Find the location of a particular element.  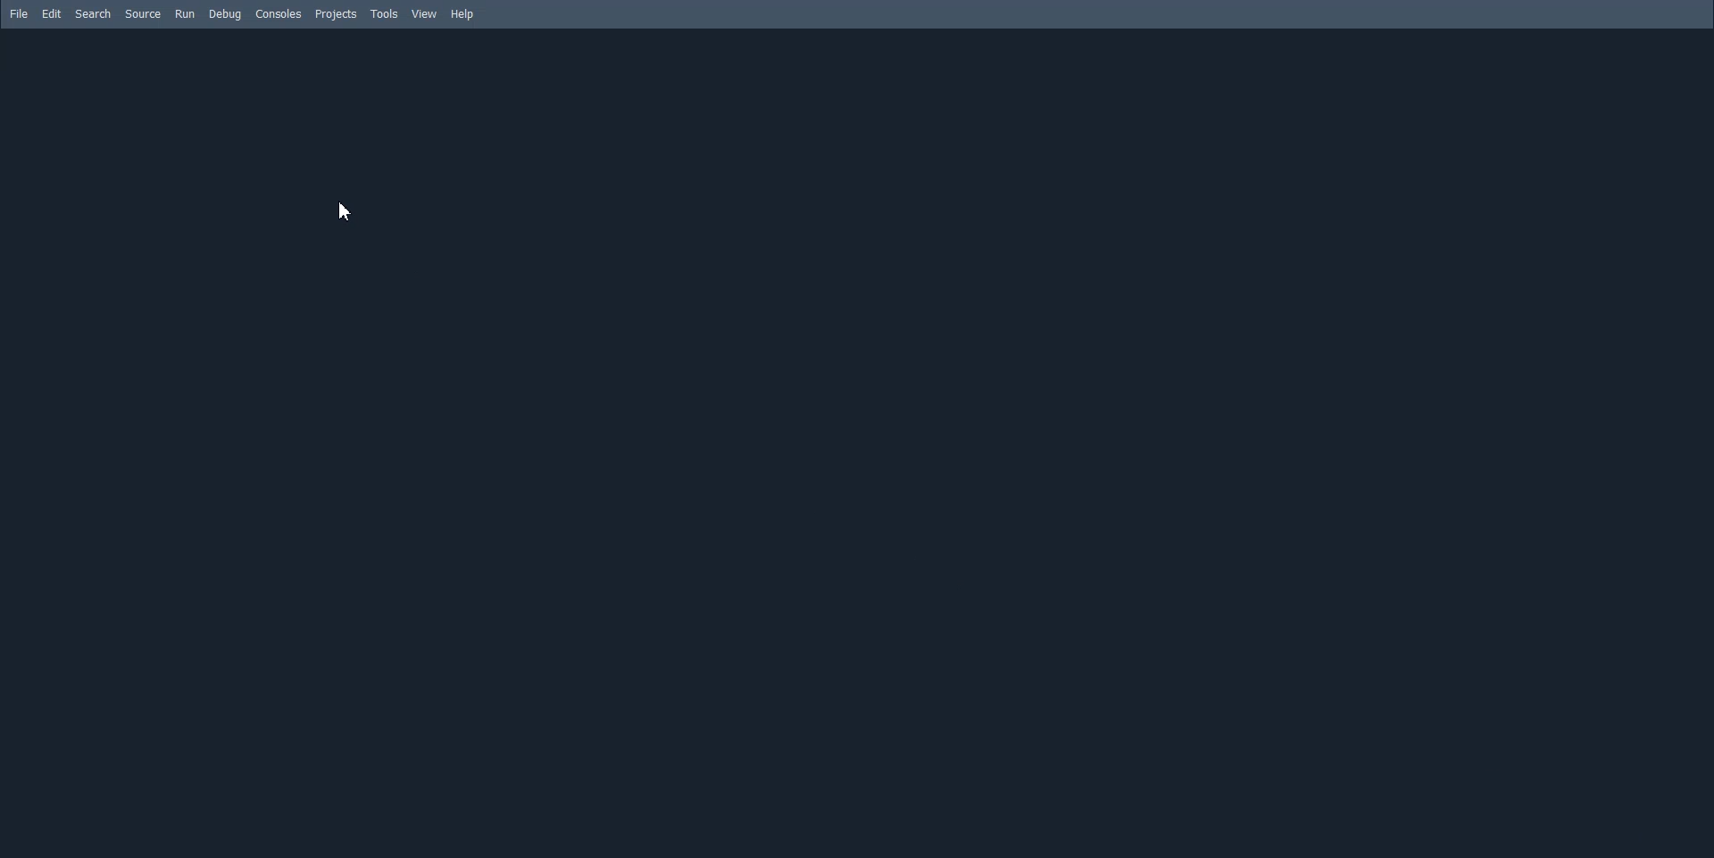

Edit is located at coordinates (52, 14).